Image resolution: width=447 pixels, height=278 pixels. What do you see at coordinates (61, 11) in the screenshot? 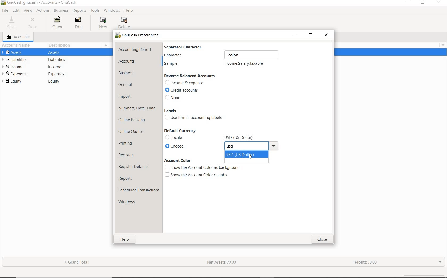
I see `BUSINESS` at bounding box center [61, 11].